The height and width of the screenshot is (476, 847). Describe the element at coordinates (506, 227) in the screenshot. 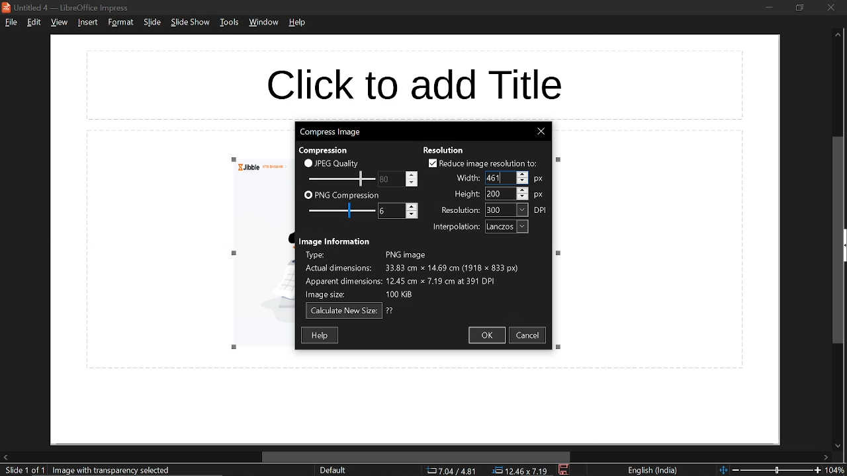

I see `interpolation` at that location.